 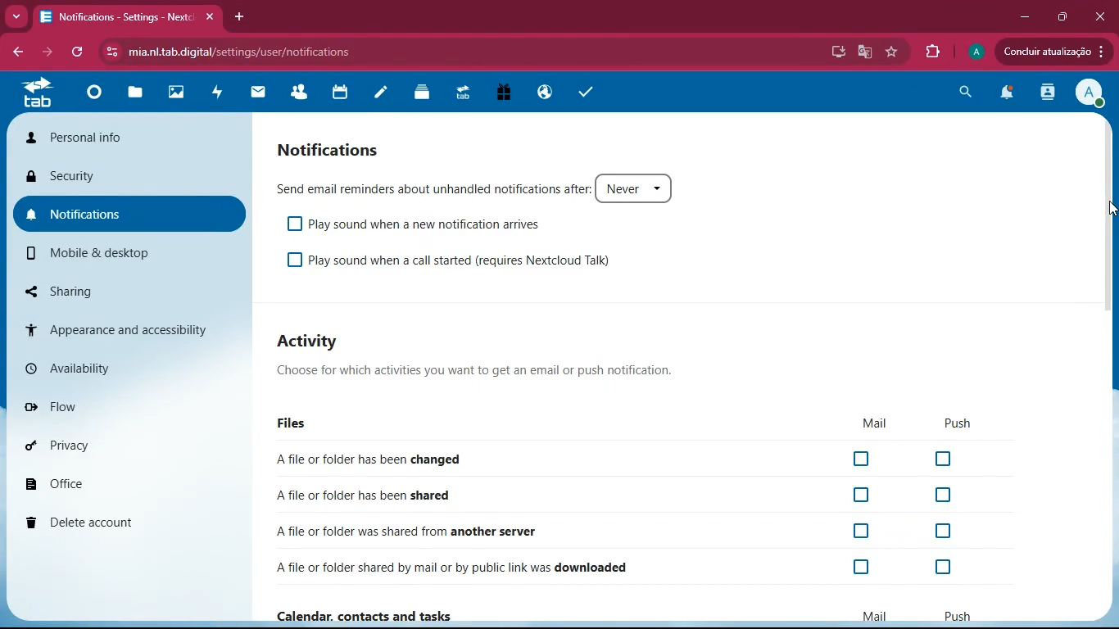 What do you see at coordinates (466, 95) in the screenshot?
I see `tab` at bounding box center [466, 95].